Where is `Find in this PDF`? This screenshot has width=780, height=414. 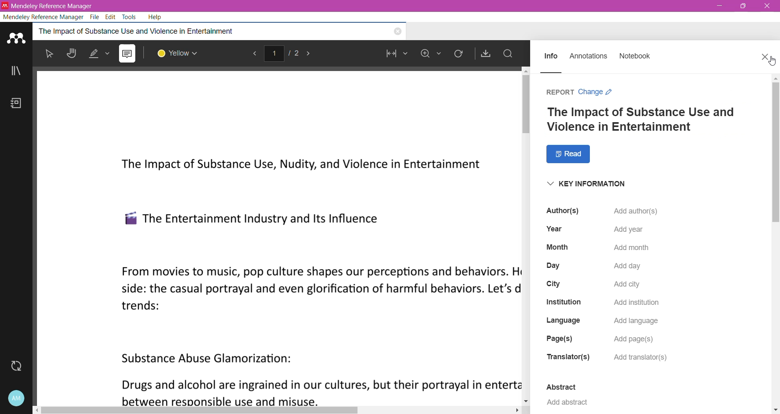
Find in this PDF is located at coordinates (508, 54).